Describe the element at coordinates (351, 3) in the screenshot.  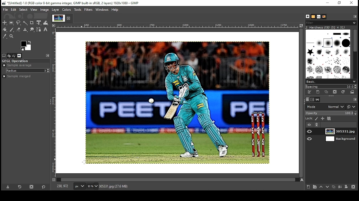
I see `close window` at that location.